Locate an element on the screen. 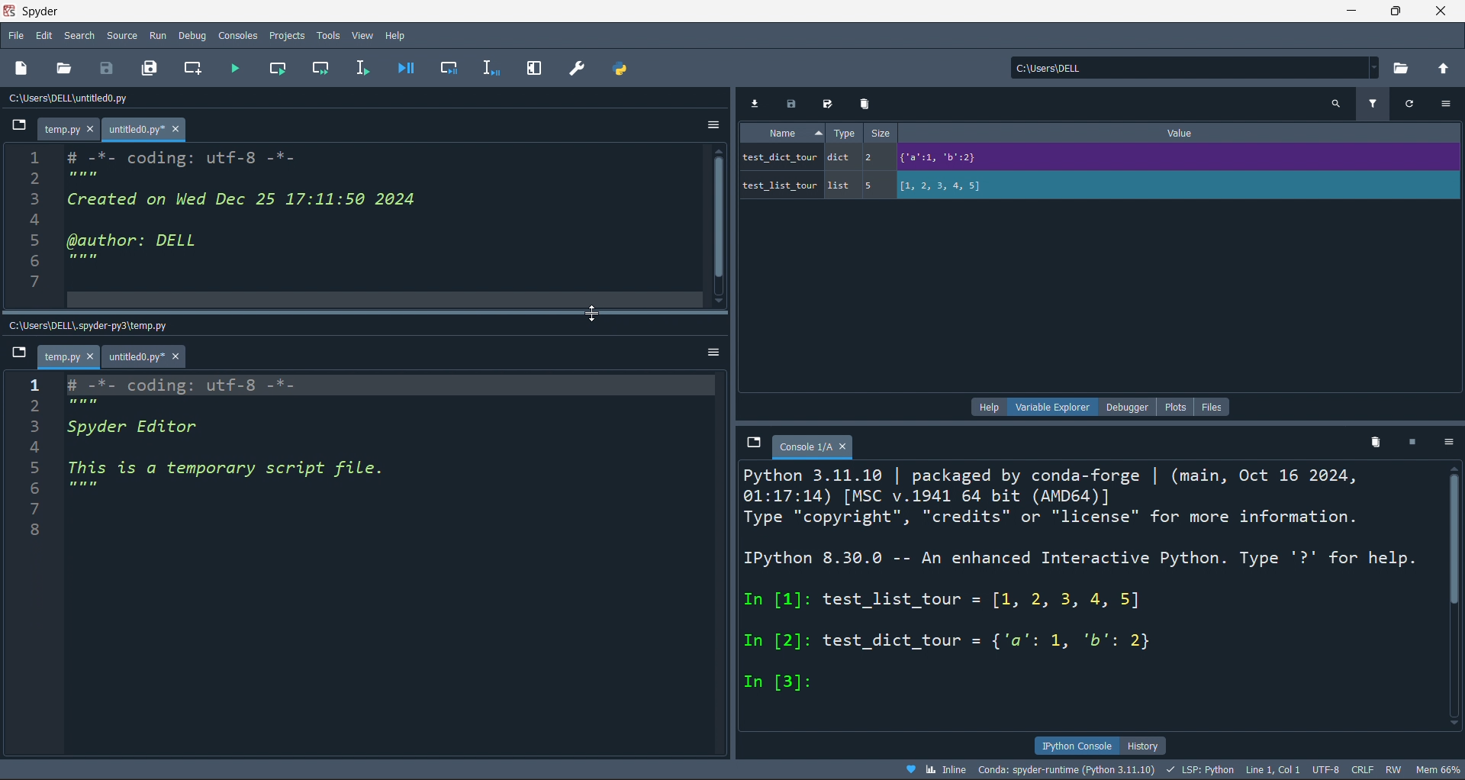  source is located at coordinates (118, 35).